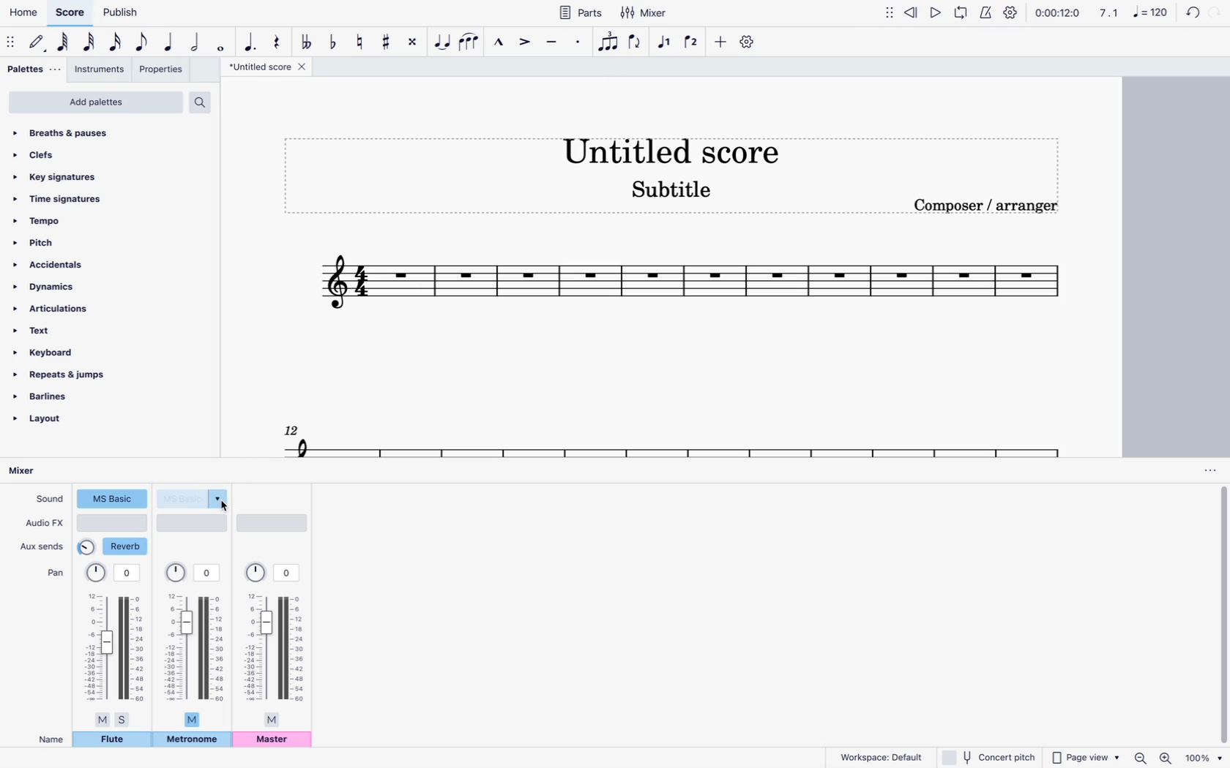 The width and height of the screenshot is (1230, 768). What do you see at coordinates (693, 44) in the screenshot?
I see `voice 2` at bounding box center [693, 44].